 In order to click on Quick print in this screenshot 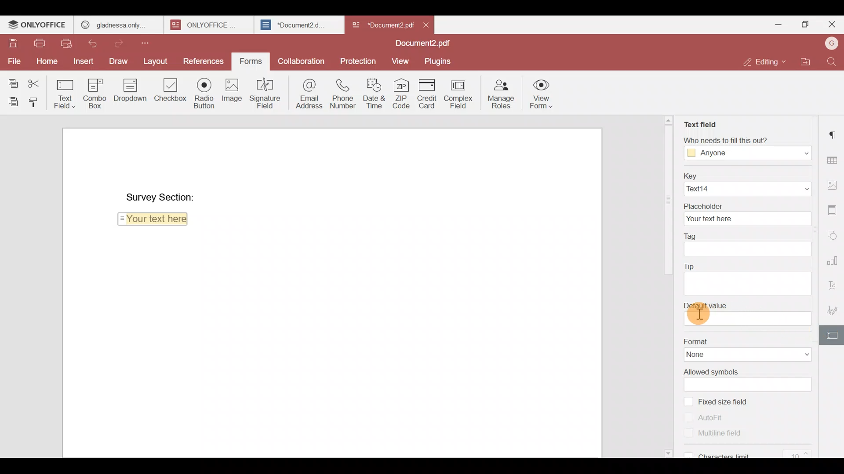, I will do `click(69, 43)`.